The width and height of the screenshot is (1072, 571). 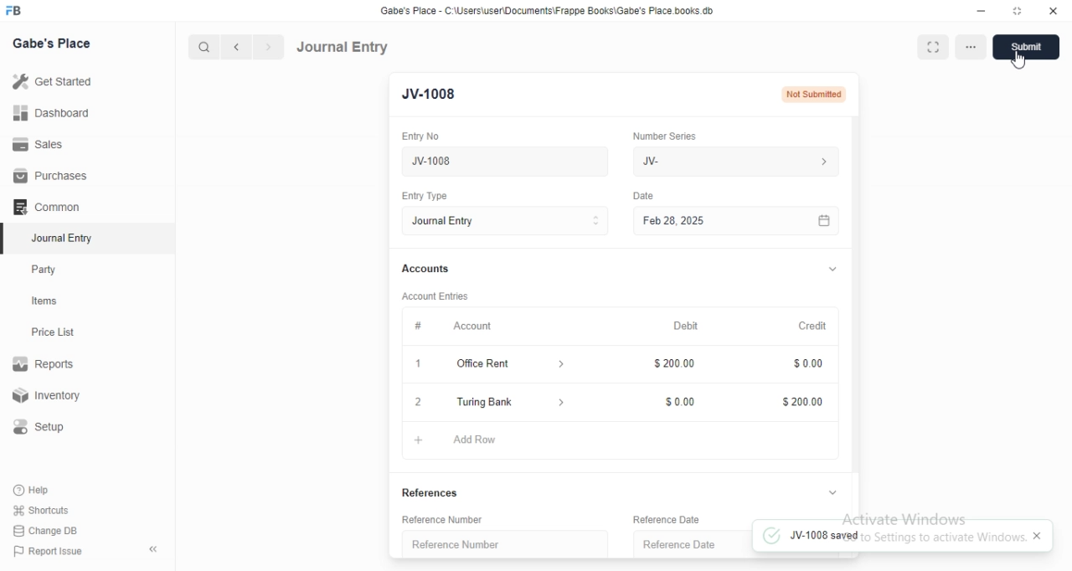 I want to click on Not submitted, so click(x=815, y=95).